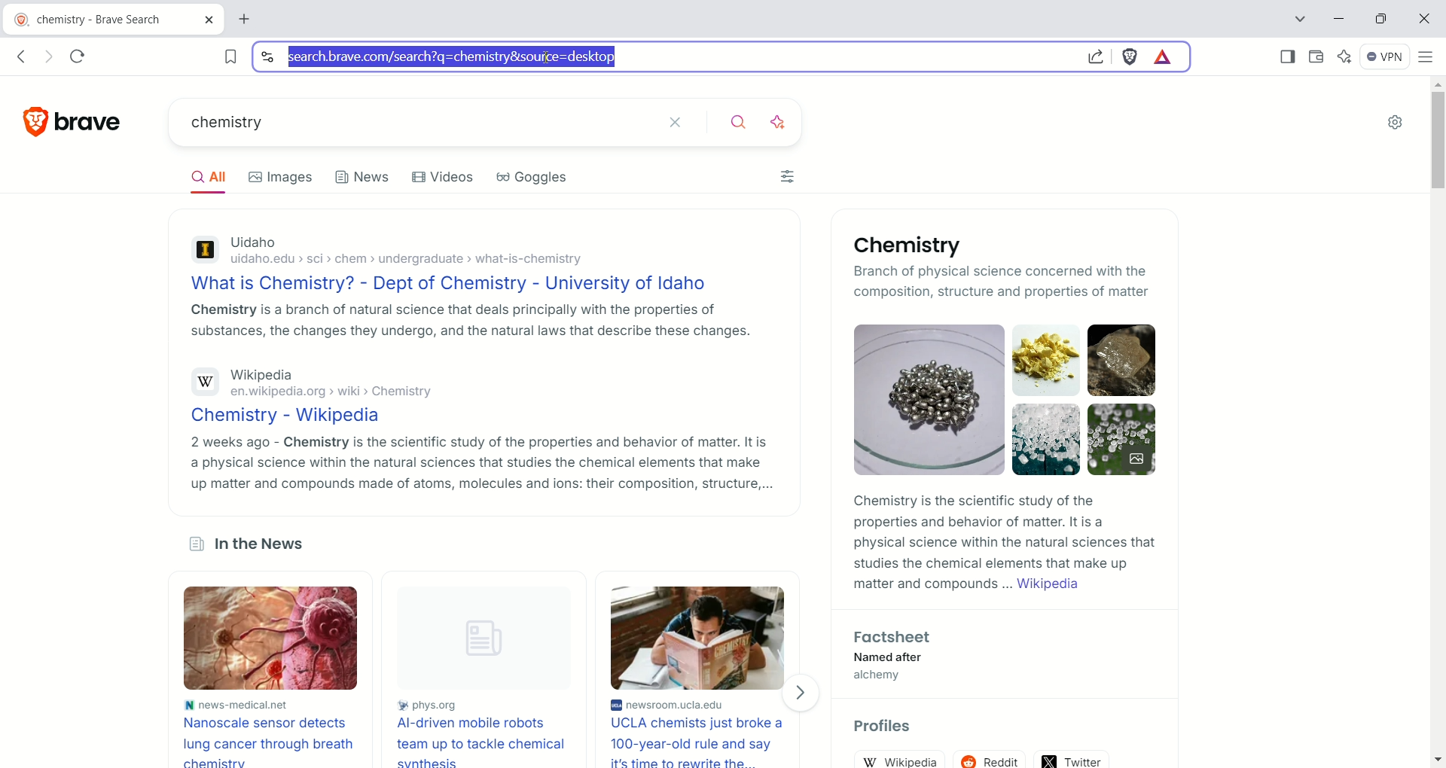 This screenshot has width=1446, height=768. What do you see at coordinates (443, 177) in the screenshot?
I see `Videos` at bounding box center [443, 177].